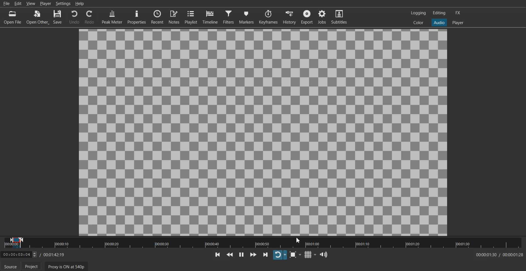 This screenshot has height=271, width=526. I want to click on Properties, so click(136, 17).